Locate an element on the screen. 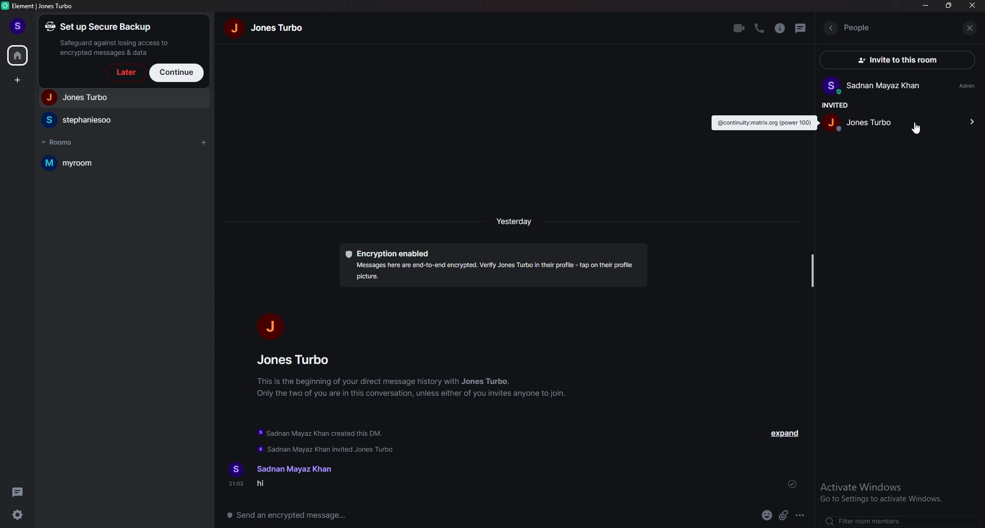 Image resolution: width=985 pixels, height=528 pixels. element is located at coordinates (39, 6).